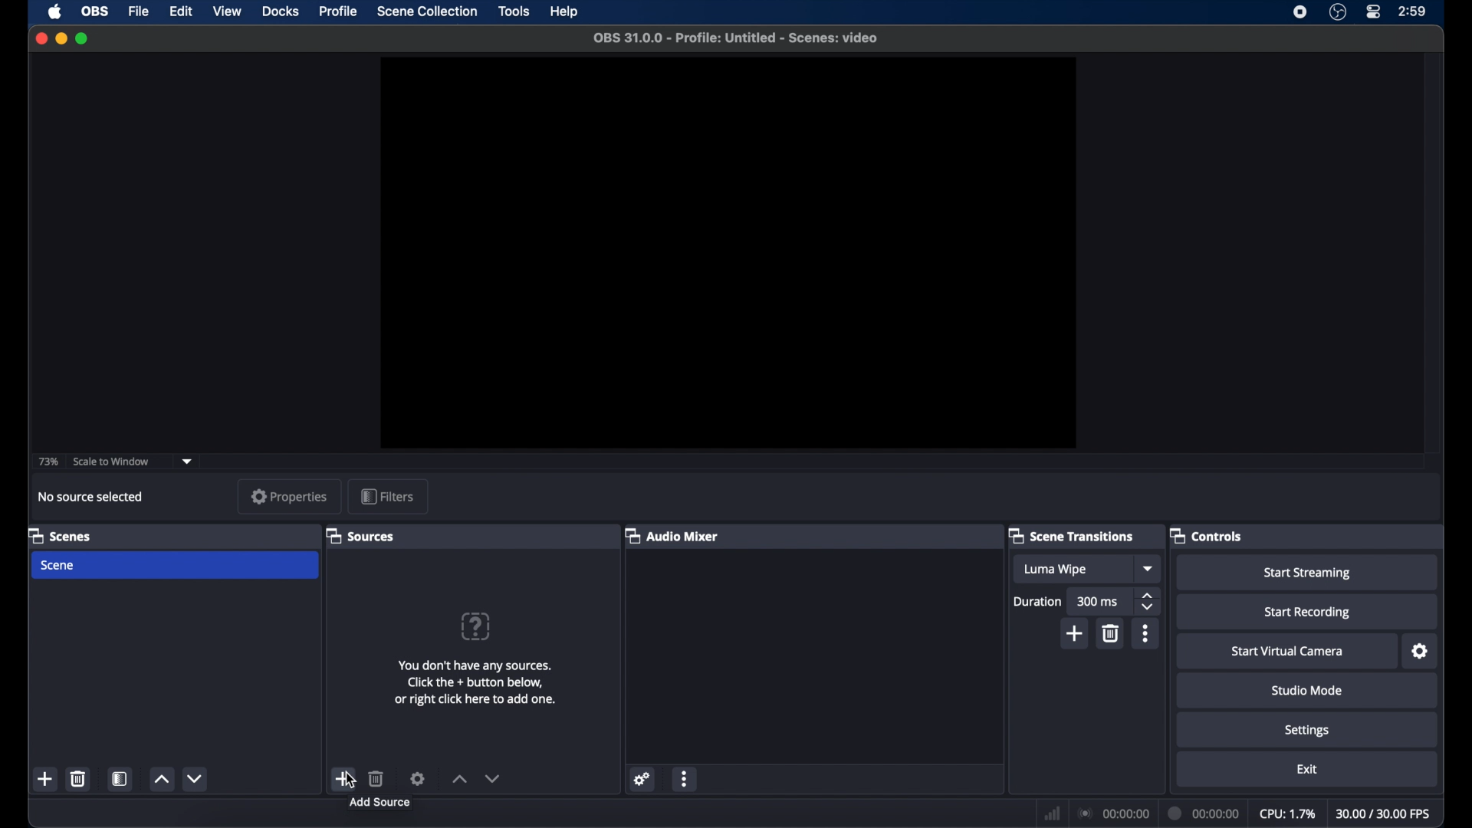 Image resolution: width=1472 pixels, height=828 pixels. What do you see at coordinates (1372, 12) in the screenshot?
I see `control center` at bounding box center [1372, 12].